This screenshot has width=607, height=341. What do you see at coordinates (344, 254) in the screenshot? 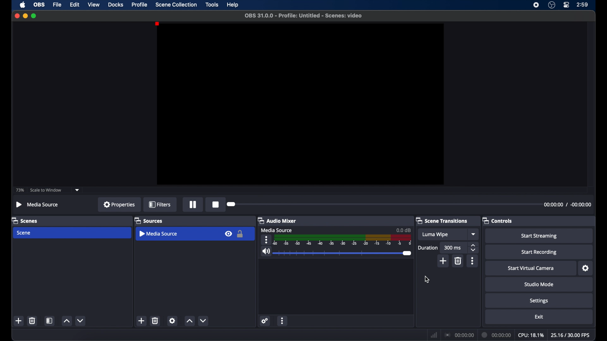
I see `slider` at bounding box center [344, 254].